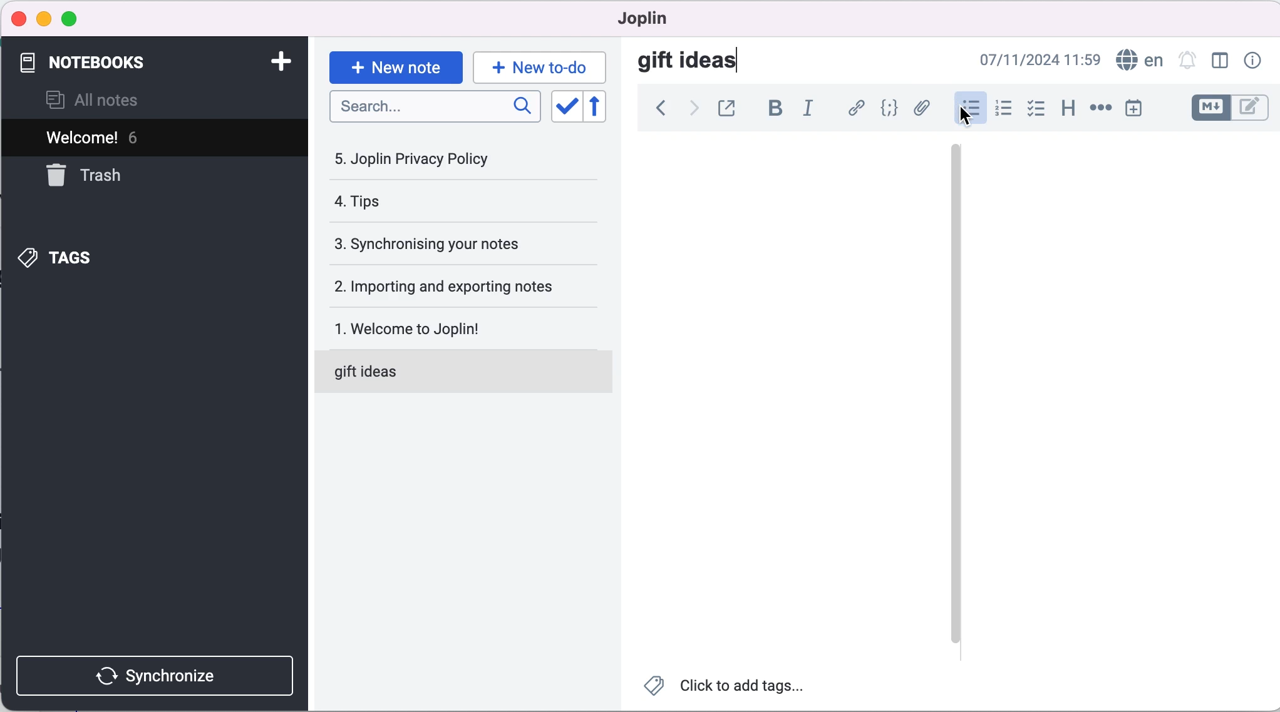  I want to click on notebooks, so click(95, 60).